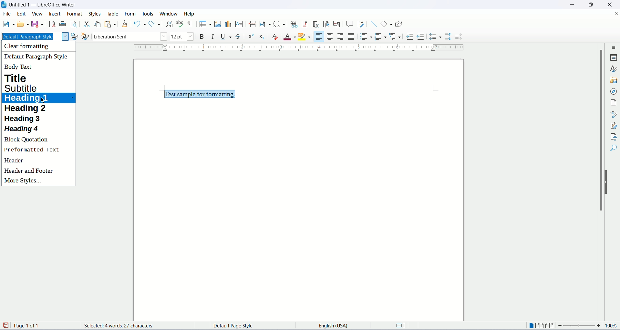 The height and width of the screenshot is (330, 620). Describe the element at coordinates (8, 25) in the screenshot. I see `new` at that location.